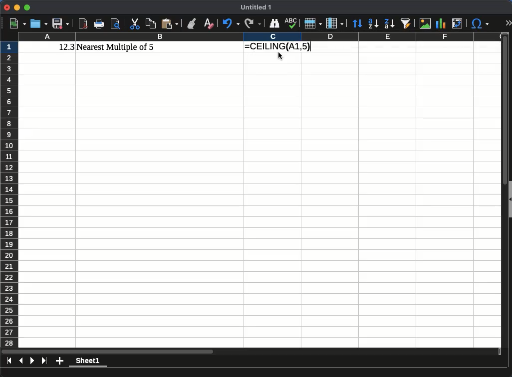 The width and height of the screenshot is (512, 377). What do you see at coordinates (334, 23) in the screenshot?
I see `column` at bounding box center [334, 23].